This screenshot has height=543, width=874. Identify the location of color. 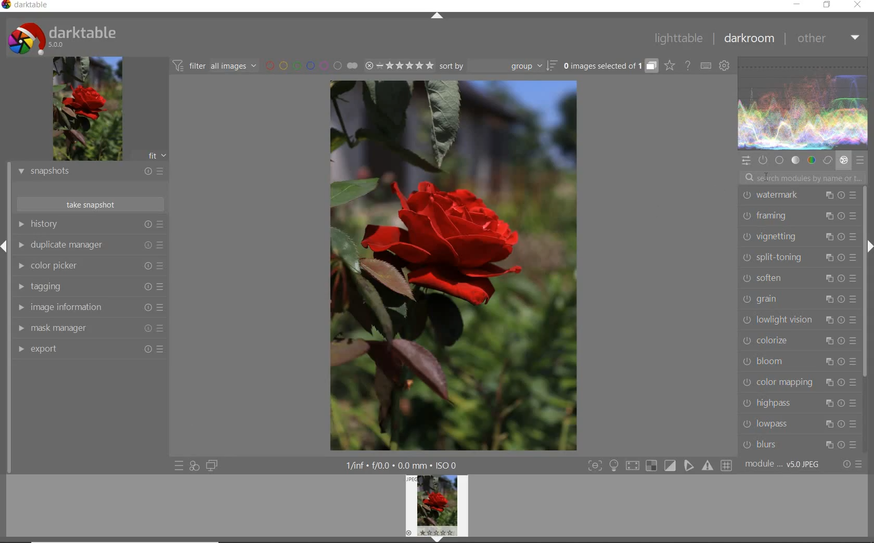
(812, 160).